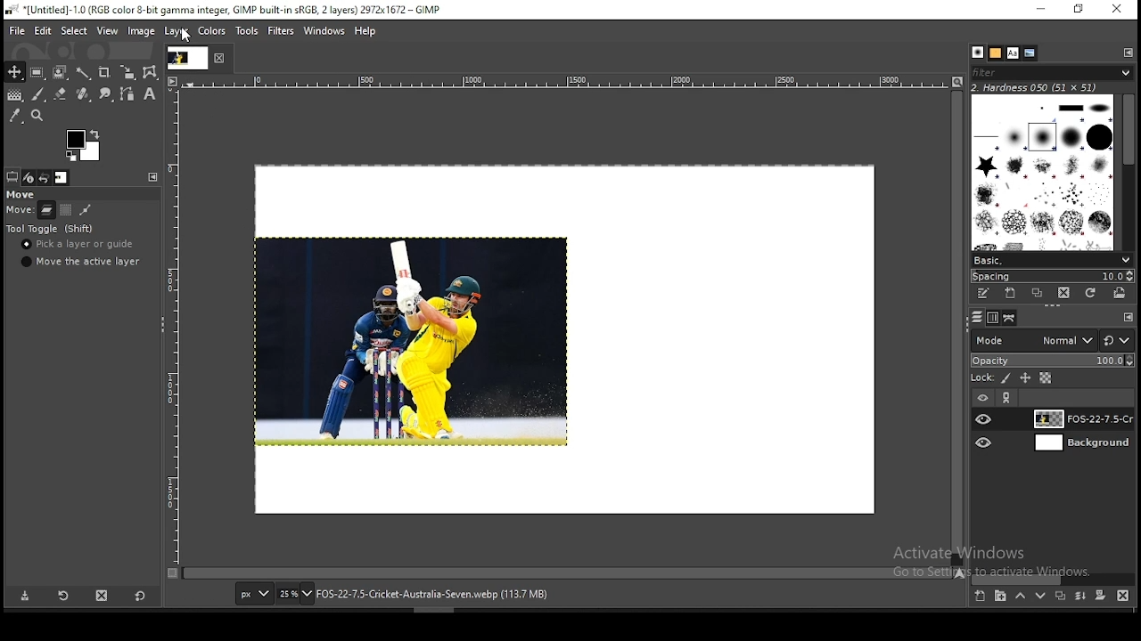 The image size is (1141, 641). What do you see at coordinates (1079, 9) in the screenshot?
I see `Maximise ` at bounding box center [1079, 9].